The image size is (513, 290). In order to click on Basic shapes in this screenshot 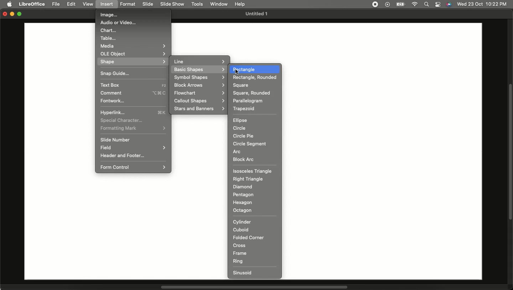, I will do `click(199, 69)`.